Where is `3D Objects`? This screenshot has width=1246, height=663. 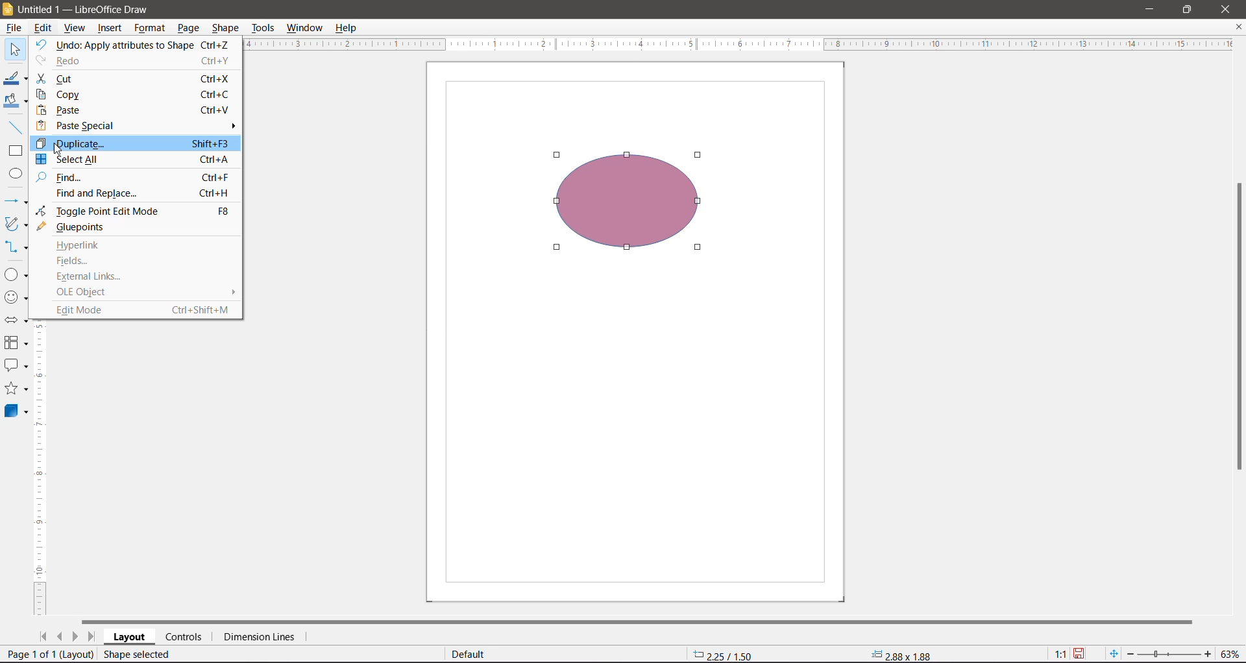 3D Objects is located at coordinates (17, 412).